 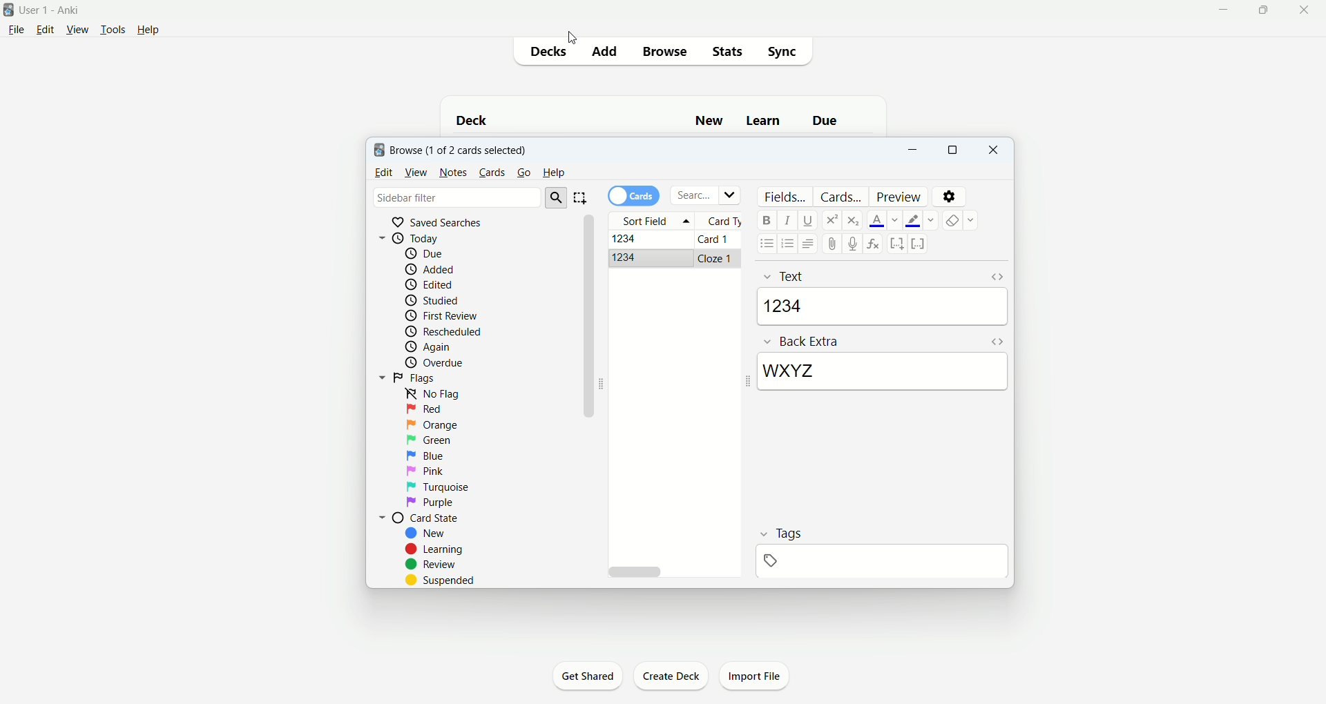 I want to click on added, so click(x=431, y=269).